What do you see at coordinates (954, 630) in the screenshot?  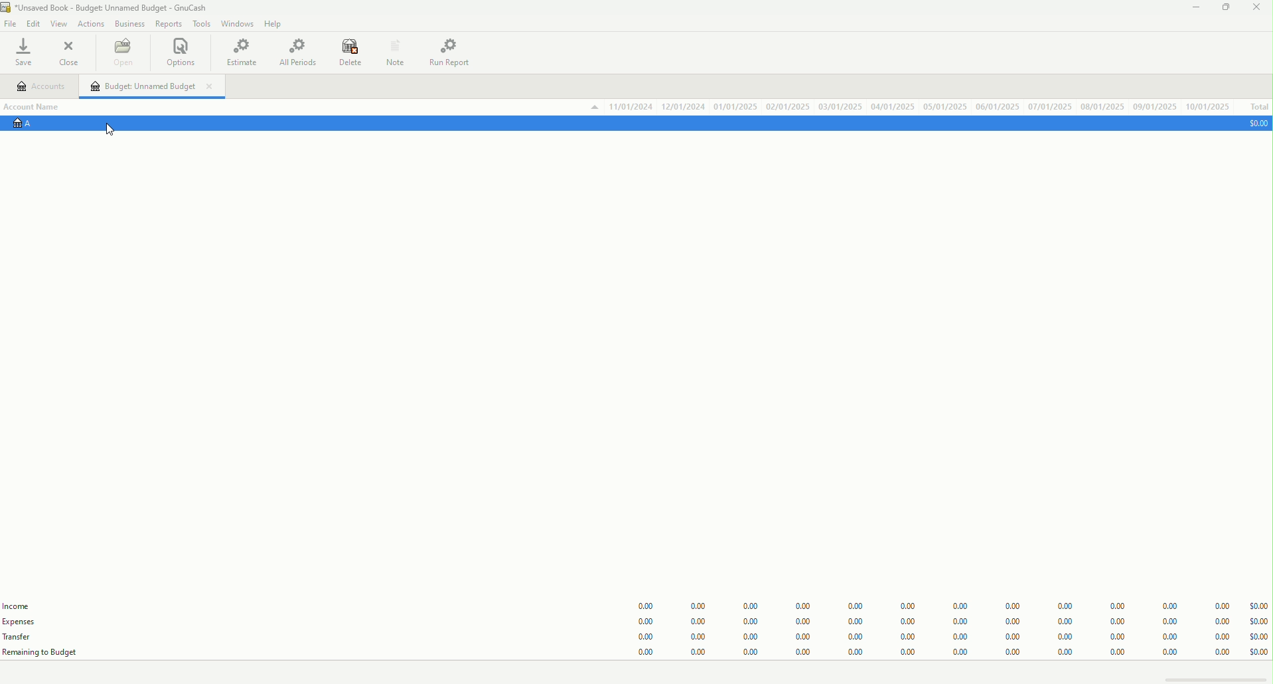 I see `$0` at bounding box center [954, 630].